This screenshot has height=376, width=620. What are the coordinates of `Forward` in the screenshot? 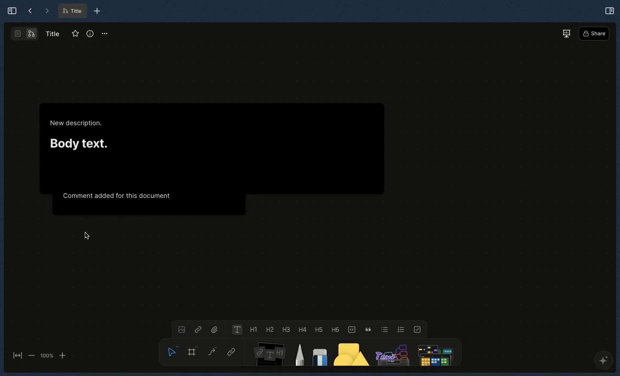 It's located at (46, 11).